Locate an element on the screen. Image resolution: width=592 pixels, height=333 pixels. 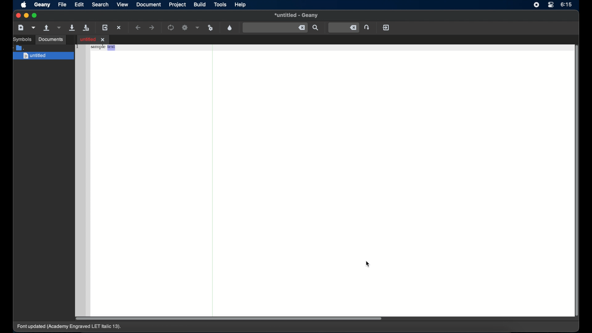
open a color chooser dialogue is located at coordinates (230, 27).